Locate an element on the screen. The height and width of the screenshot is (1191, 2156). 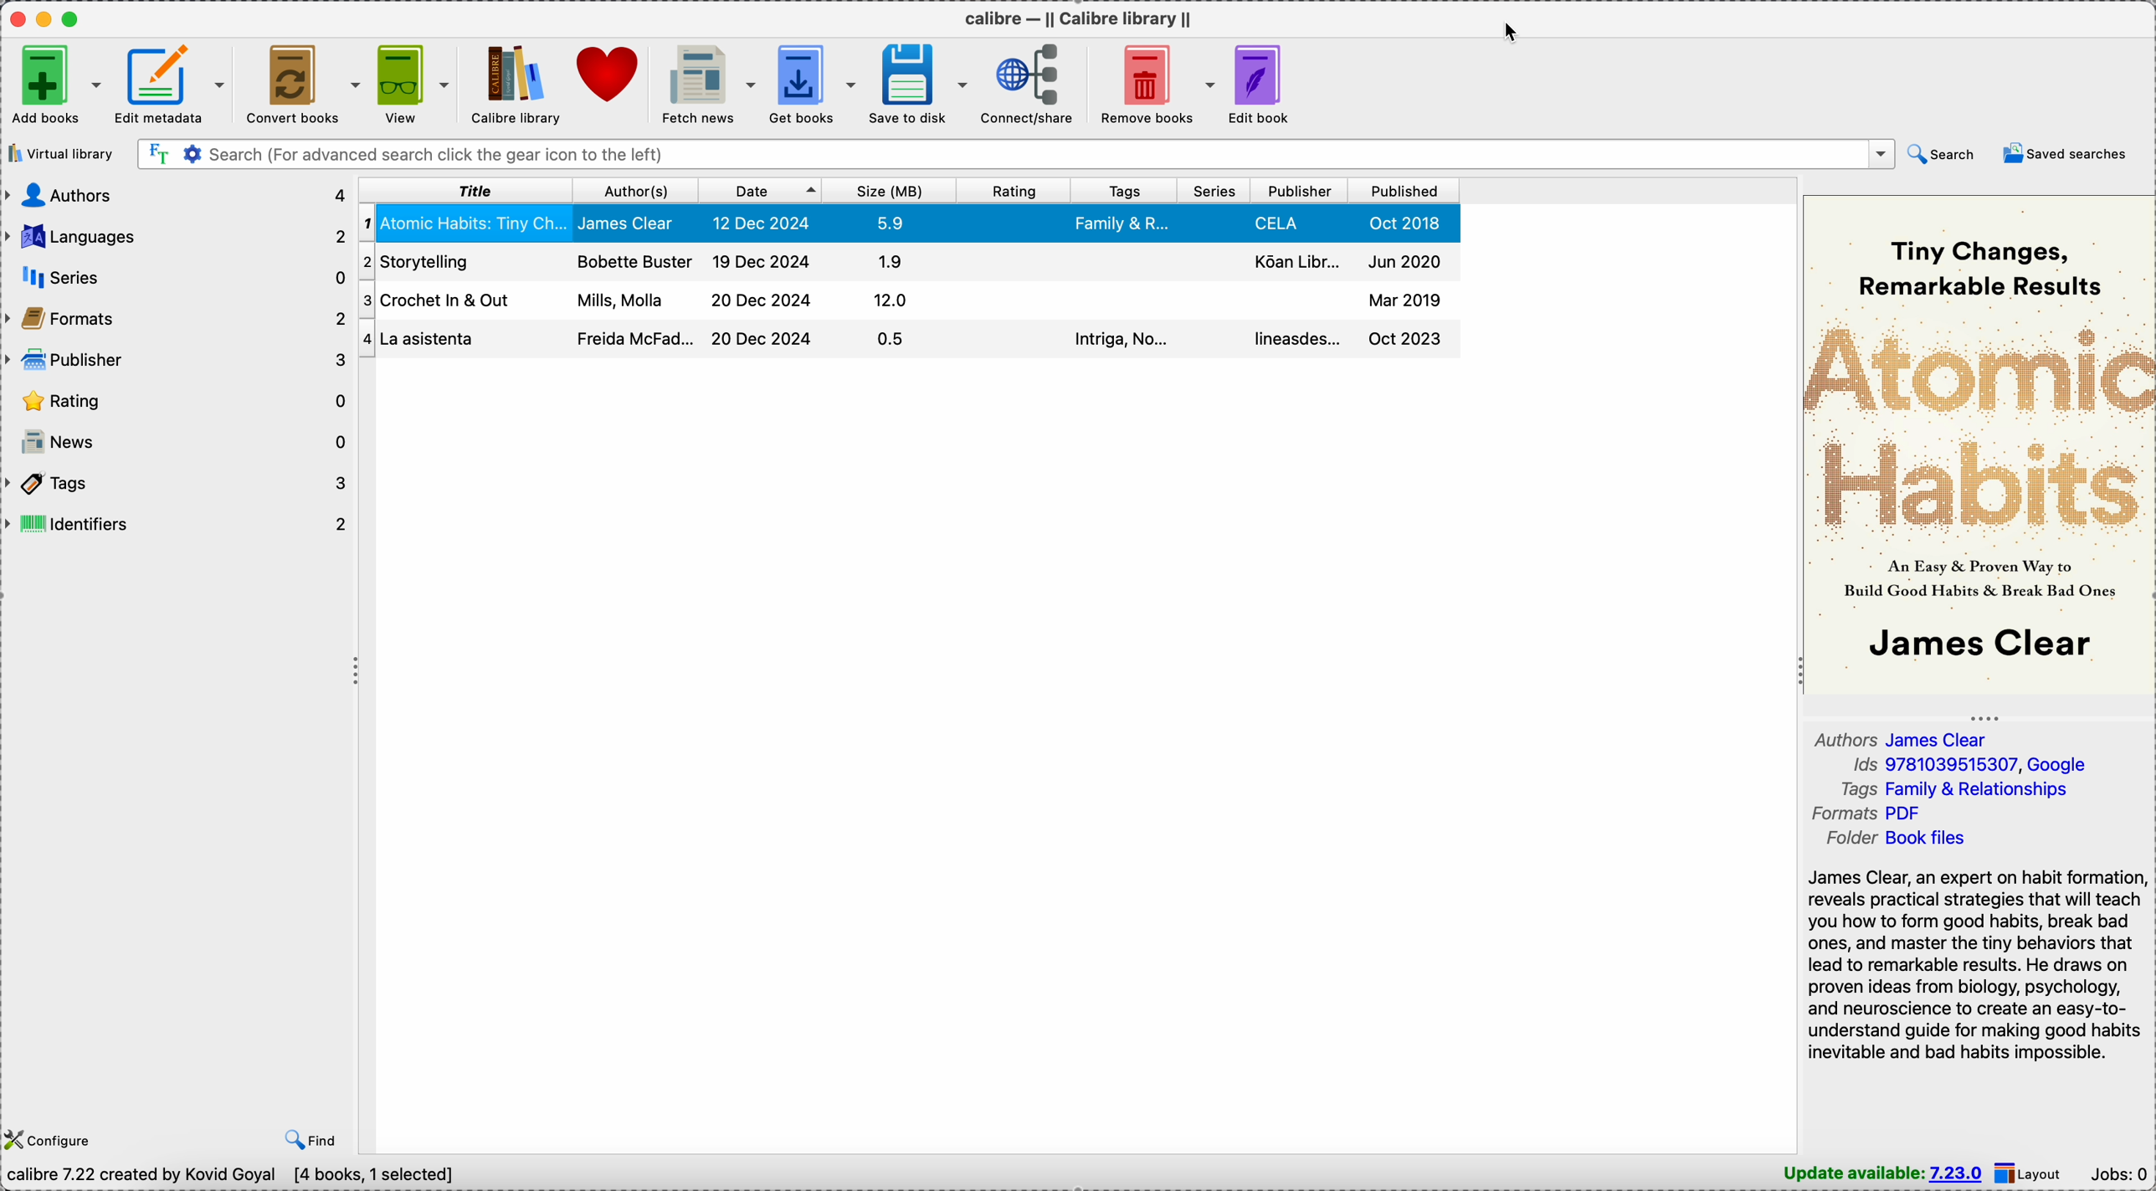
authors is located at coordinates (177, 196).